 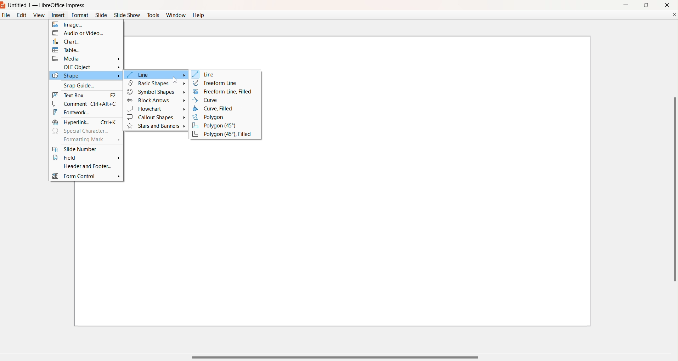 What do you see at coordinates (91, 66) in the screenshot?
I see `OLE Object` at bounding box center [91, 66].